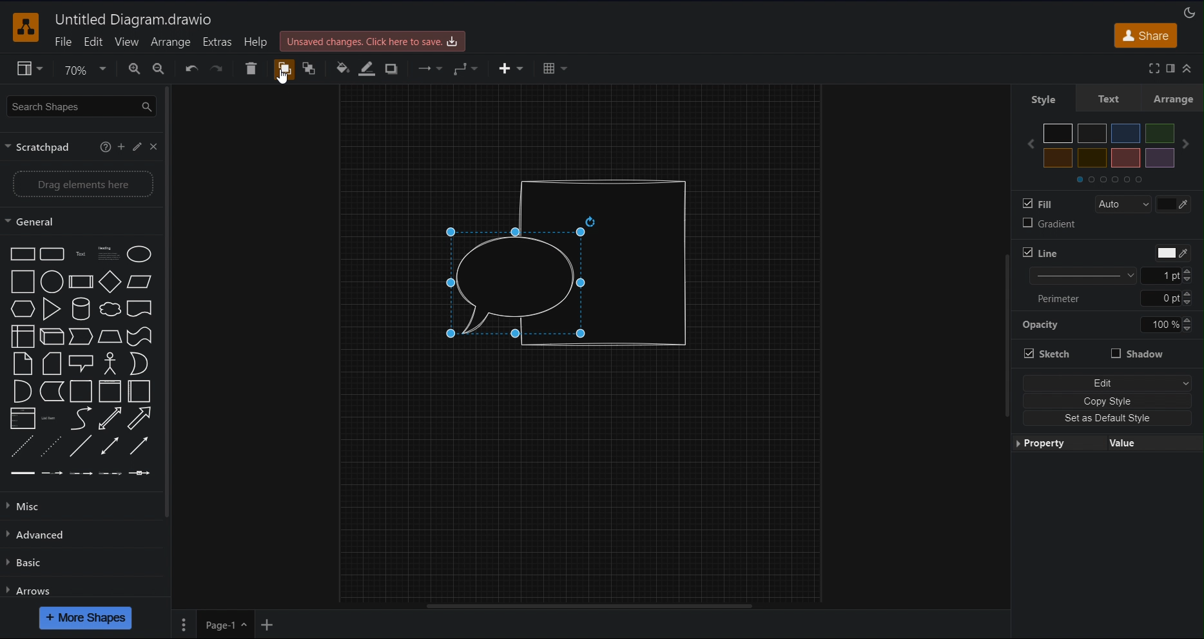  What do you see at coordinates (81, 336) in the screenshot?
I see `Step` at bounding box center [81, 336].